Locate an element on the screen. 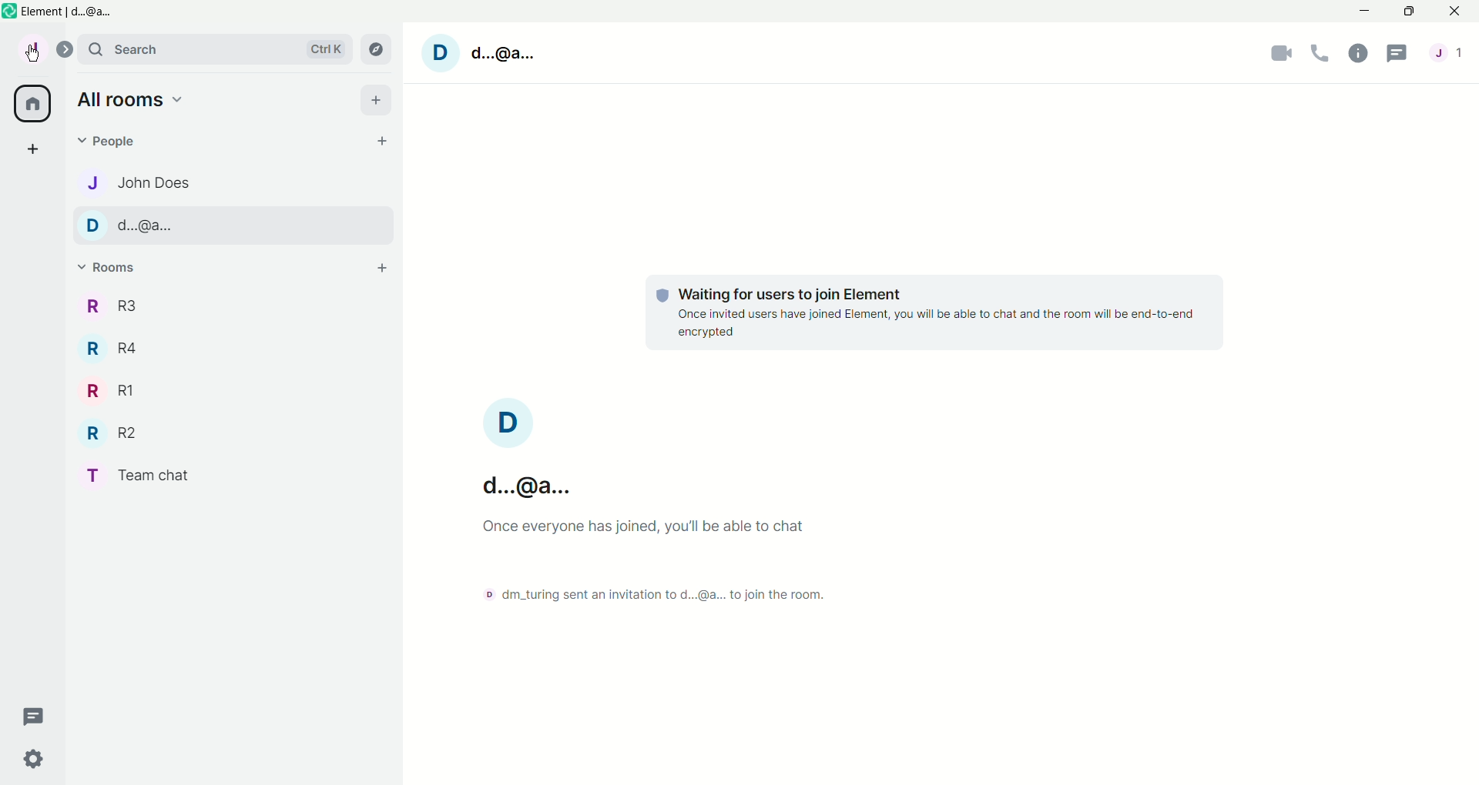  Rooms is located at coordinates (110, 268).